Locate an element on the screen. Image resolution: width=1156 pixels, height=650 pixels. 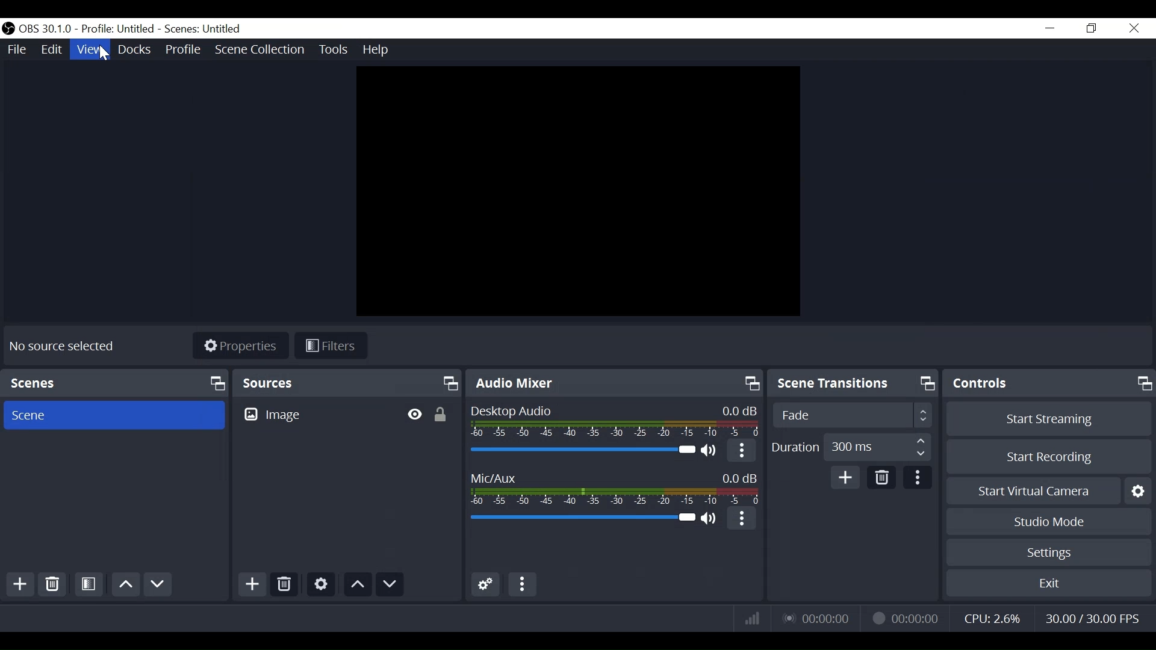
Filters is located at coordinates (331, 346).